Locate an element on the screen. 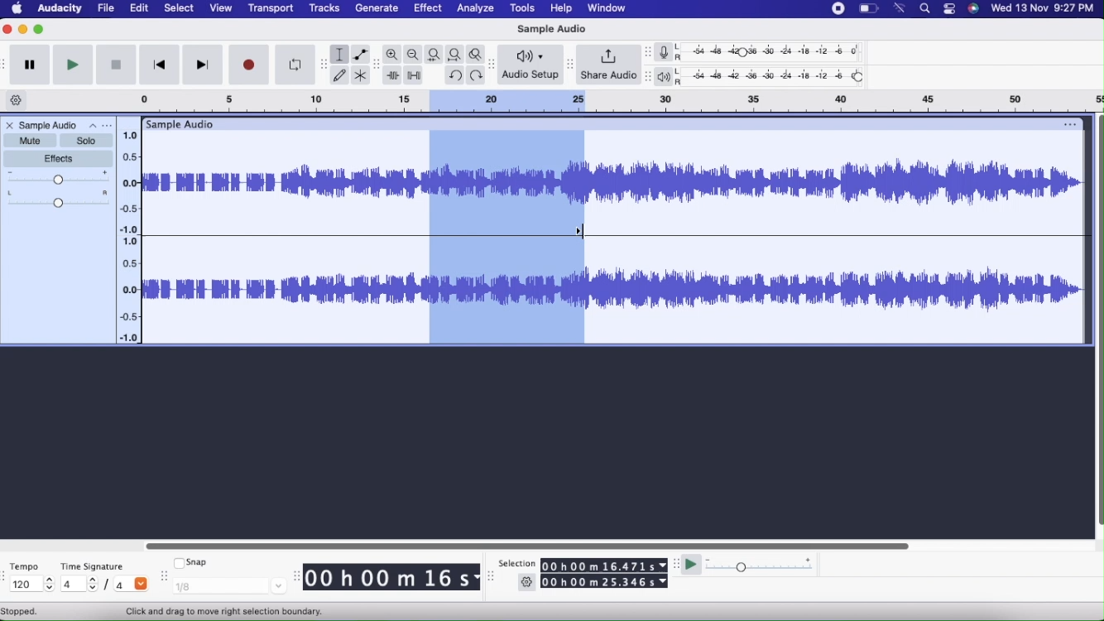  Time signature is located at coordinates (98, 563).